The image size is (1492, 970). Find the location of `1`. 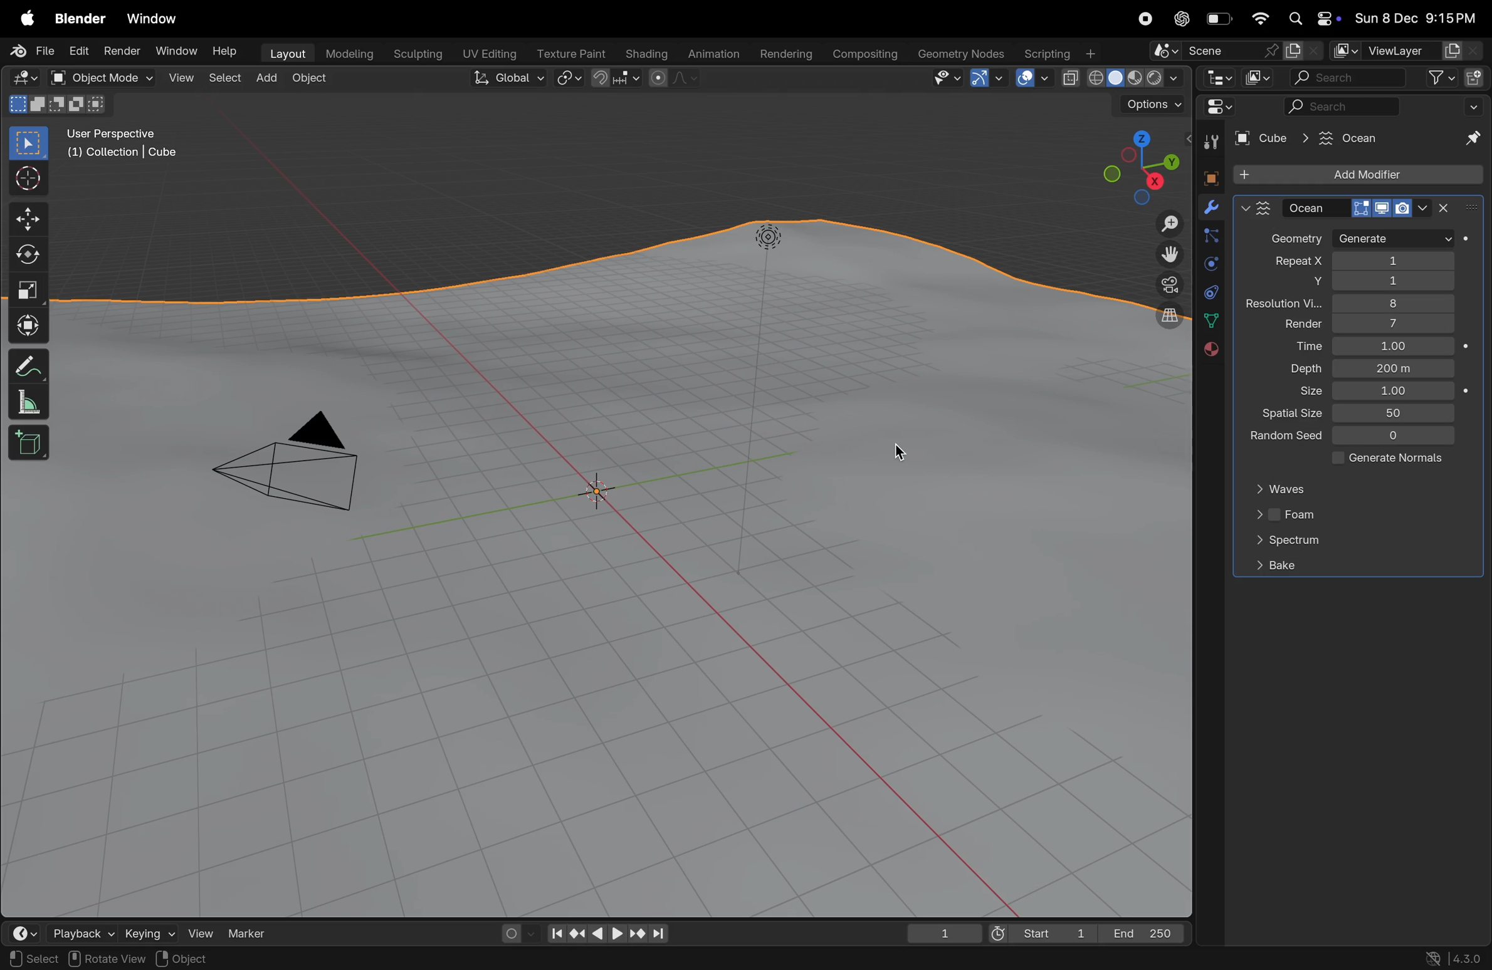

1 is located at coordinates (945, 933).